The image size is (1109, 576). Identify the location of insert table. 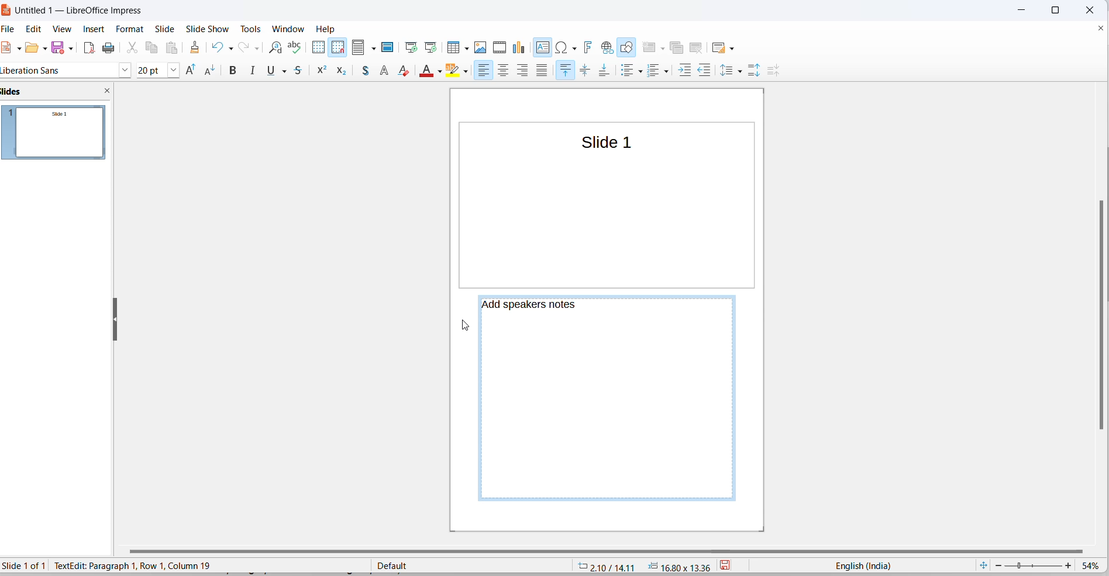
(453, 48).